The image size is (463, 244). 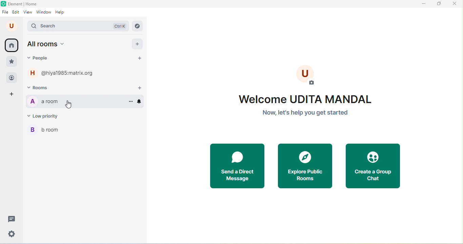 I want to click on add room, so click(x=137, y=86).